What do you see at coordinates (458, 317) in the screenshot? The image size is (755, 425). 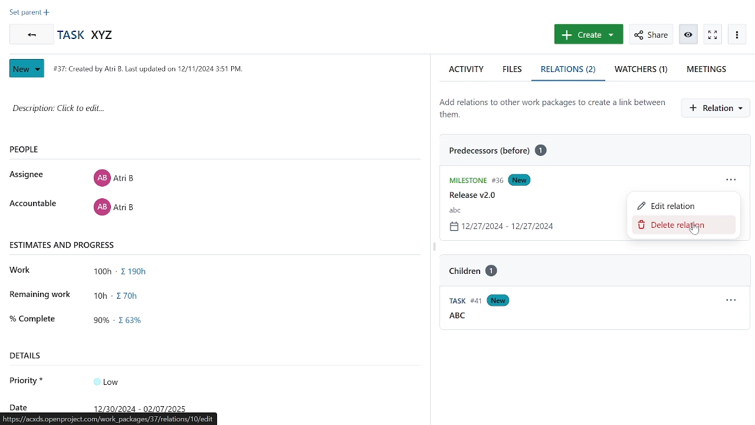 I see `ABC` at bounding box center [458, 317].